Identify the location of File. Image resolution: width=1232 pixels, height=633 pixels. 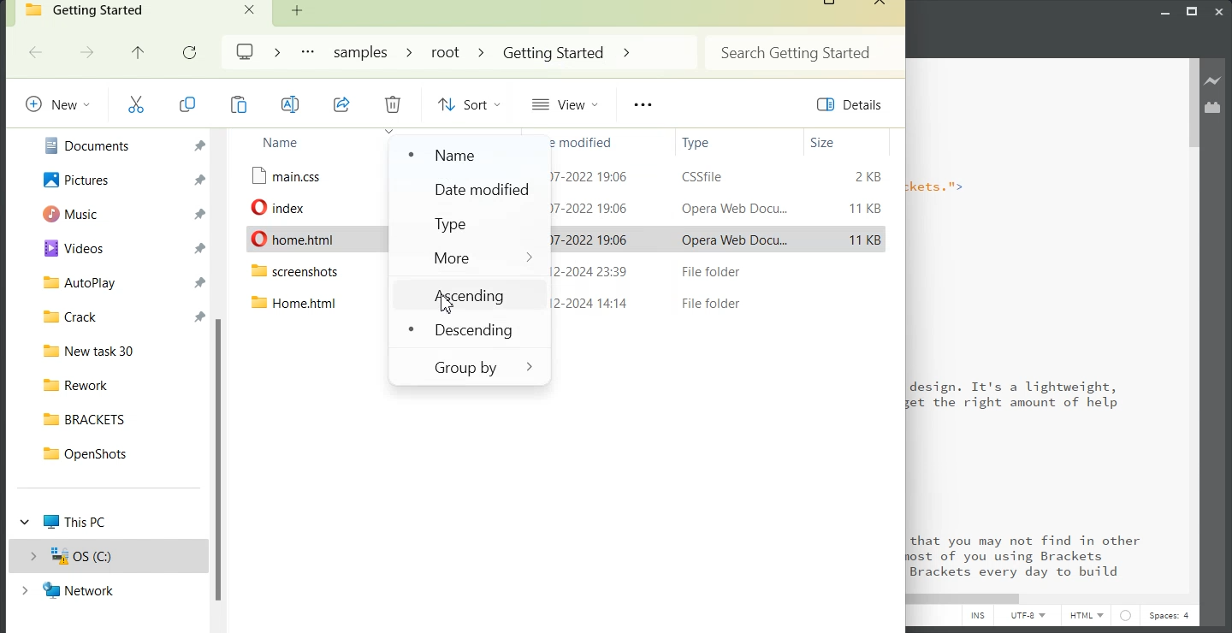
(304, 176).